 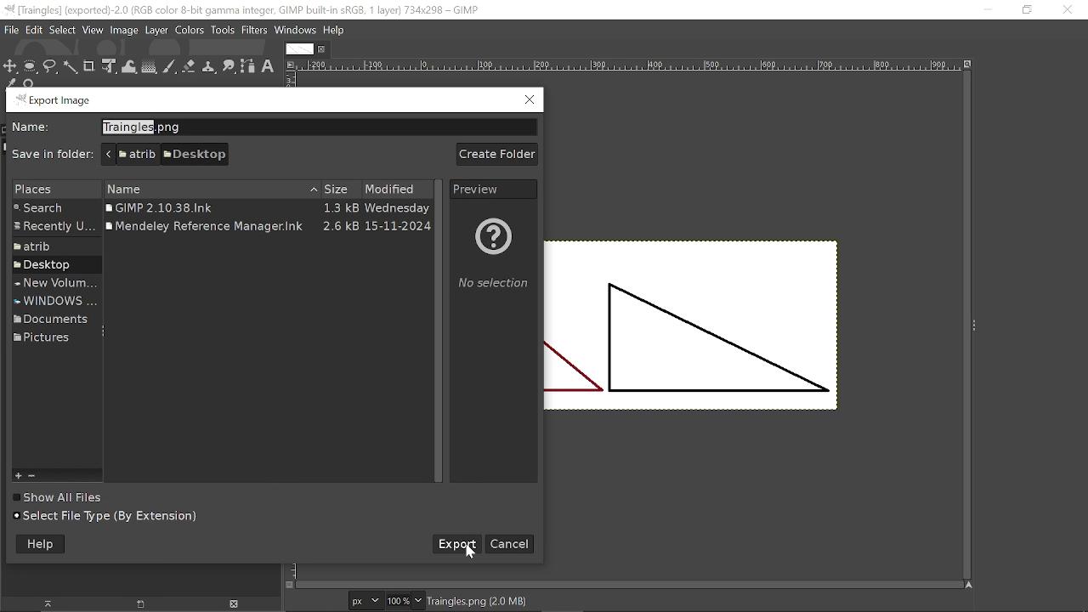 What do you see at coordinates (317, 127) in the screenshot?
I see `name of the file` at bounding box center [317, 127].